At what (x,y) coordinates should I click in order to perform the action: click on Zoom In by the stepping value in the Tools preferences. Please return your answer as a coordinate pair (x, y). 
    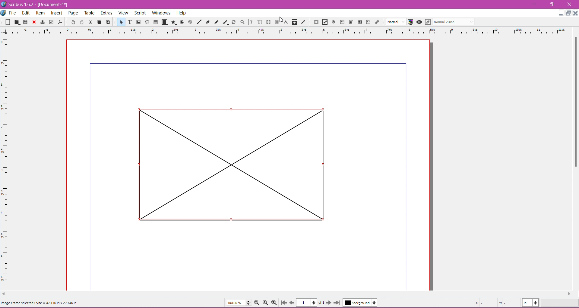
    Looking at the image, I should click on (275, 303).